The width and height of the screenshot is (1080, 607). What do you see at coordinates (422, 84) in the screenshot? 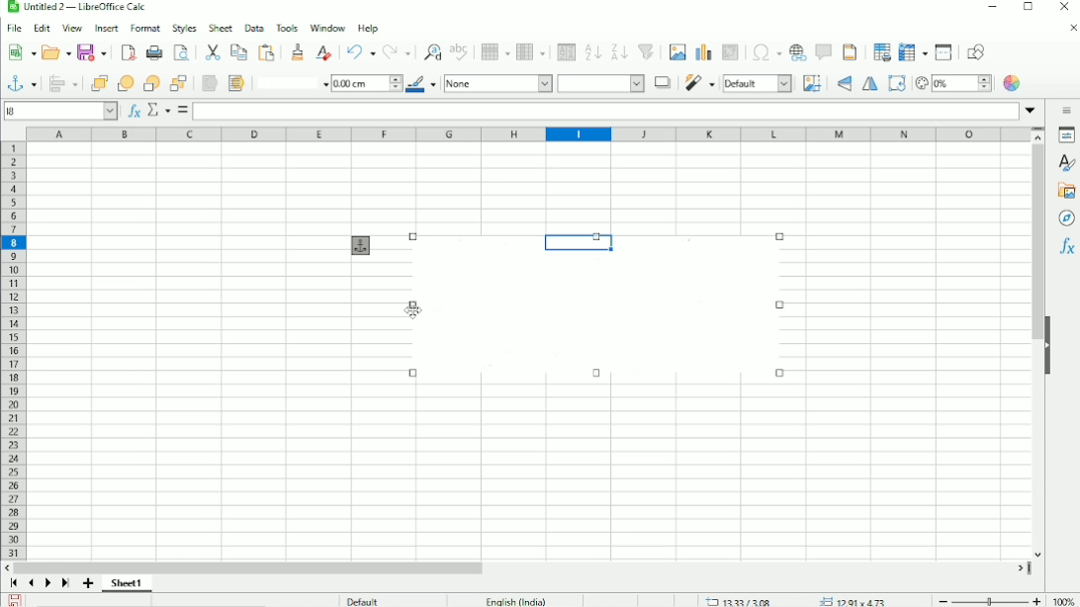
I see `Line color` at bounding box center [422, 84].